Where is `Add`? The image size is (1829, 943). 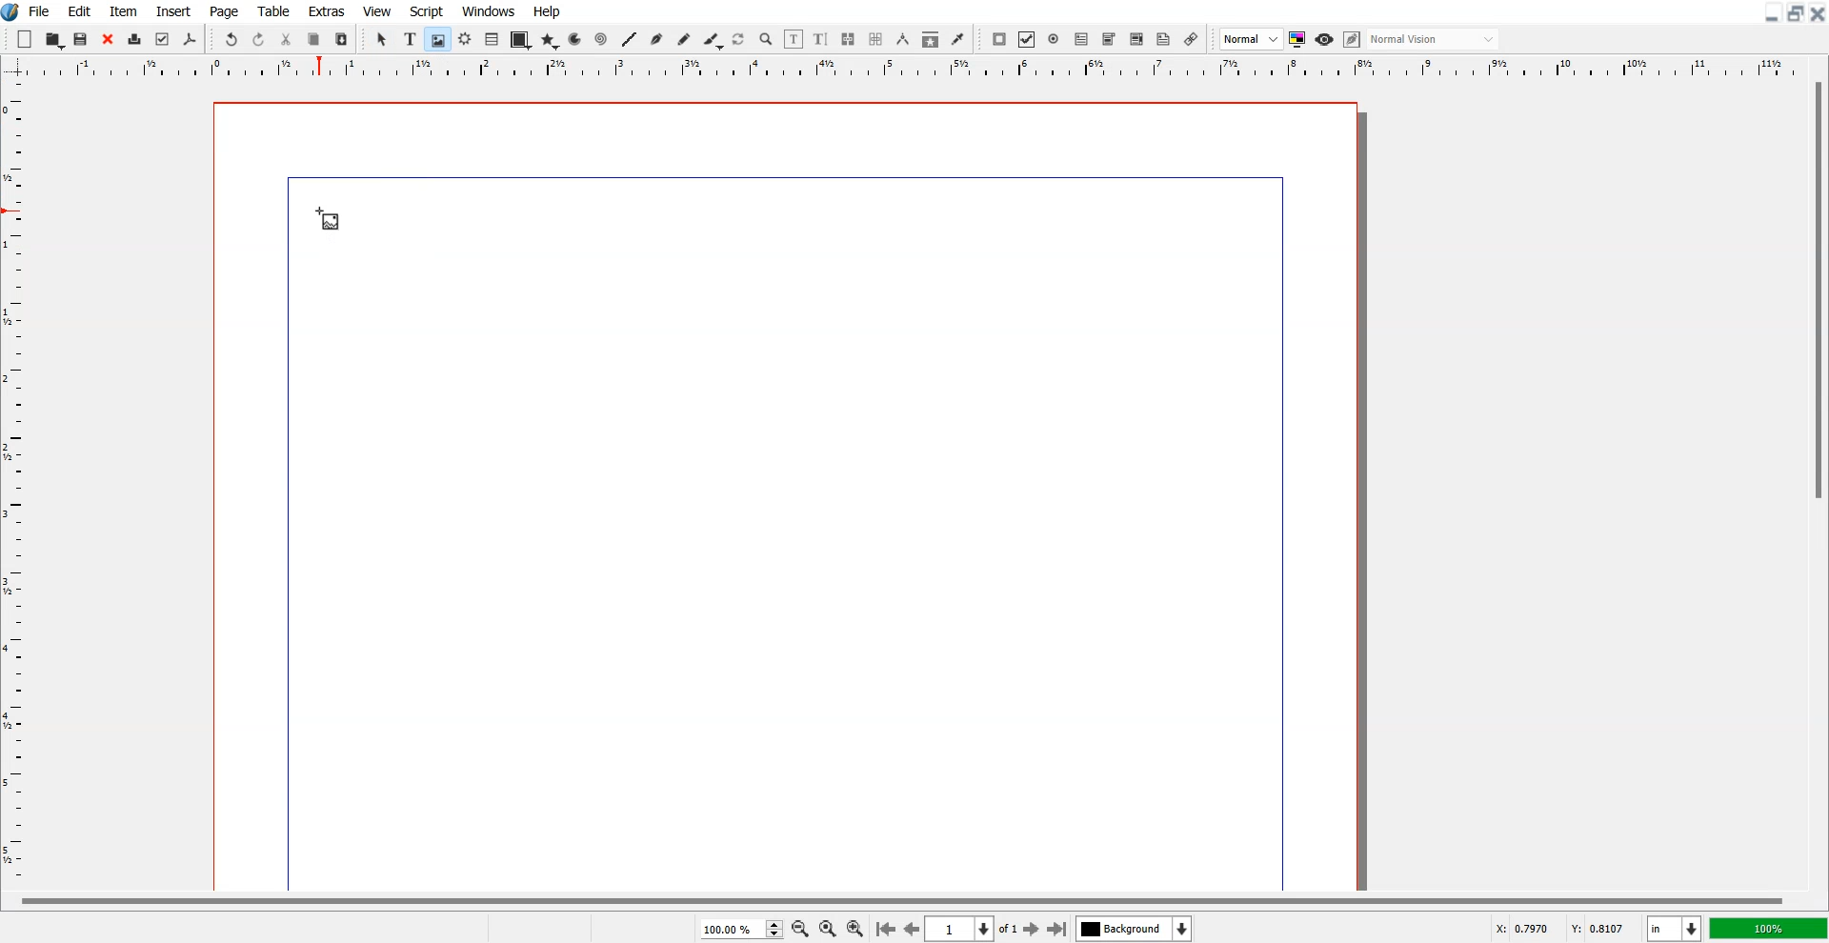
Add is located at coordinates (26, 38).